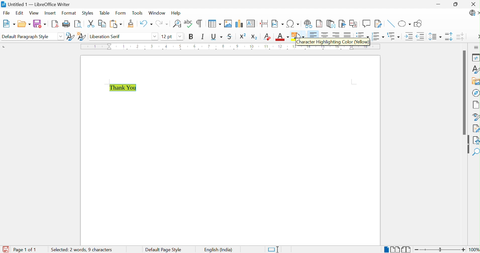 This screenshot has height=253, width=480. What do you see at coordinates (475, 128) in the screenshot?
I see `Manage Changes` at bounding box center [475, 128].